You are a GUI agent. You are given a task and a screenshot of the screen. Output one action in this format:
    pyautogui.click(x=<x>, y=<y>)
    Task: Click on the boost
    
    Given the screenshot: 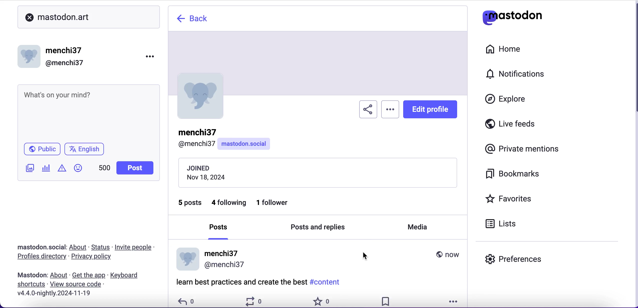 What is the action you would take?
    pyautogui.click(x=255, y=301)
    